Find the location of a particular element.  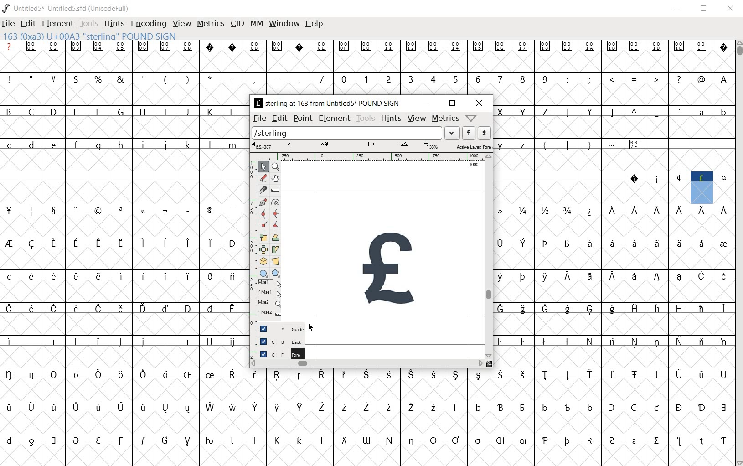

X is located at coordinates (502, 112).